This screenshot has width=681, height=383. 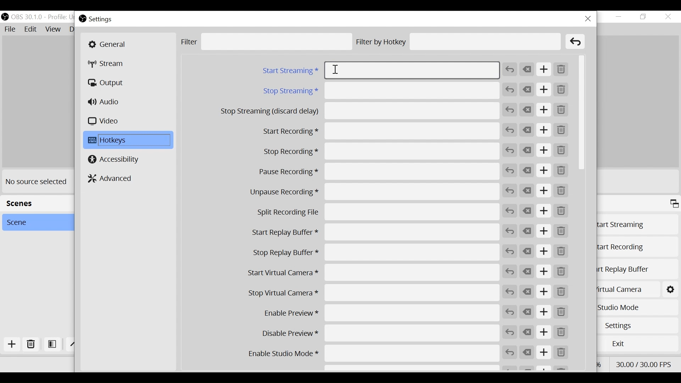 I want to click on No source selected, so click(x=37, y=181).